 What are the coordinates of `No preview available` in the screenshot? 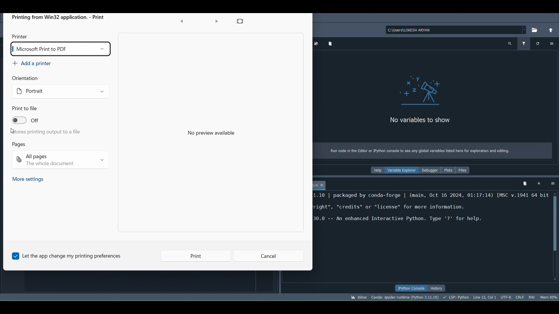 It's located at (216, 134).